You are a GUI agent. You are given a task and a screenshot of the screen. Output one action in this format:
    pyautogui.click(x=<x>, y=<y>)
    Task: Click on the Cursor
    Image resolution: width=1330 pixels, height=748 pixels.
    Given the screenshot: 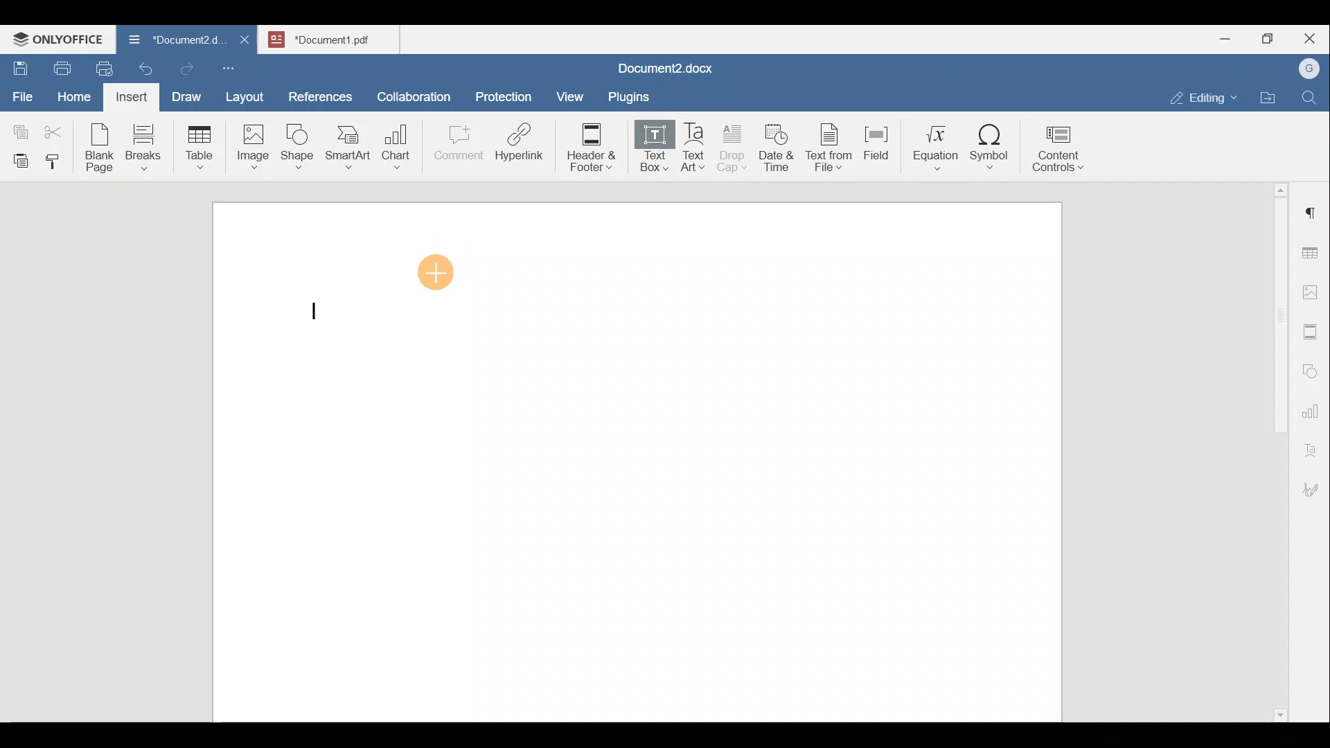 What is the action you would take?
    pyautogui.click(x=436, y=269)
    